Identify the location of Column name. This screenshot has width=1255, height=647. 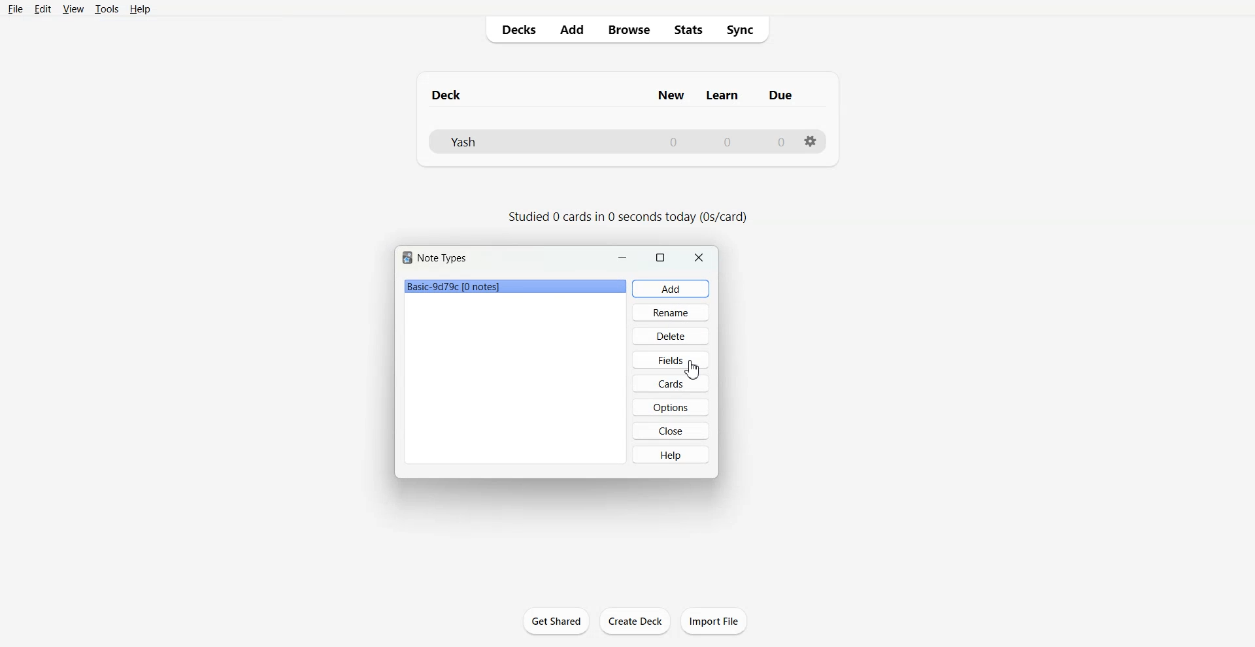
(722, 95).